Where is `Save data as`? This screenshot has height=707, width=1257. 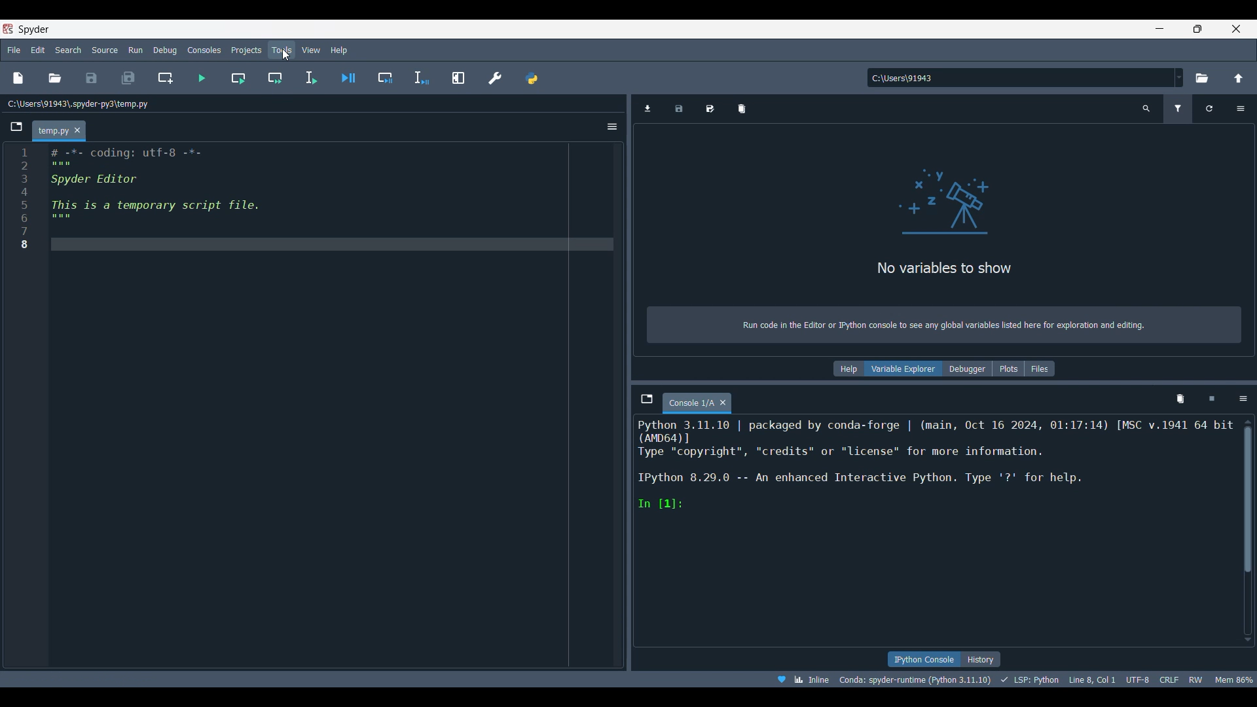 Save data as is located at coordinates (710, 109).